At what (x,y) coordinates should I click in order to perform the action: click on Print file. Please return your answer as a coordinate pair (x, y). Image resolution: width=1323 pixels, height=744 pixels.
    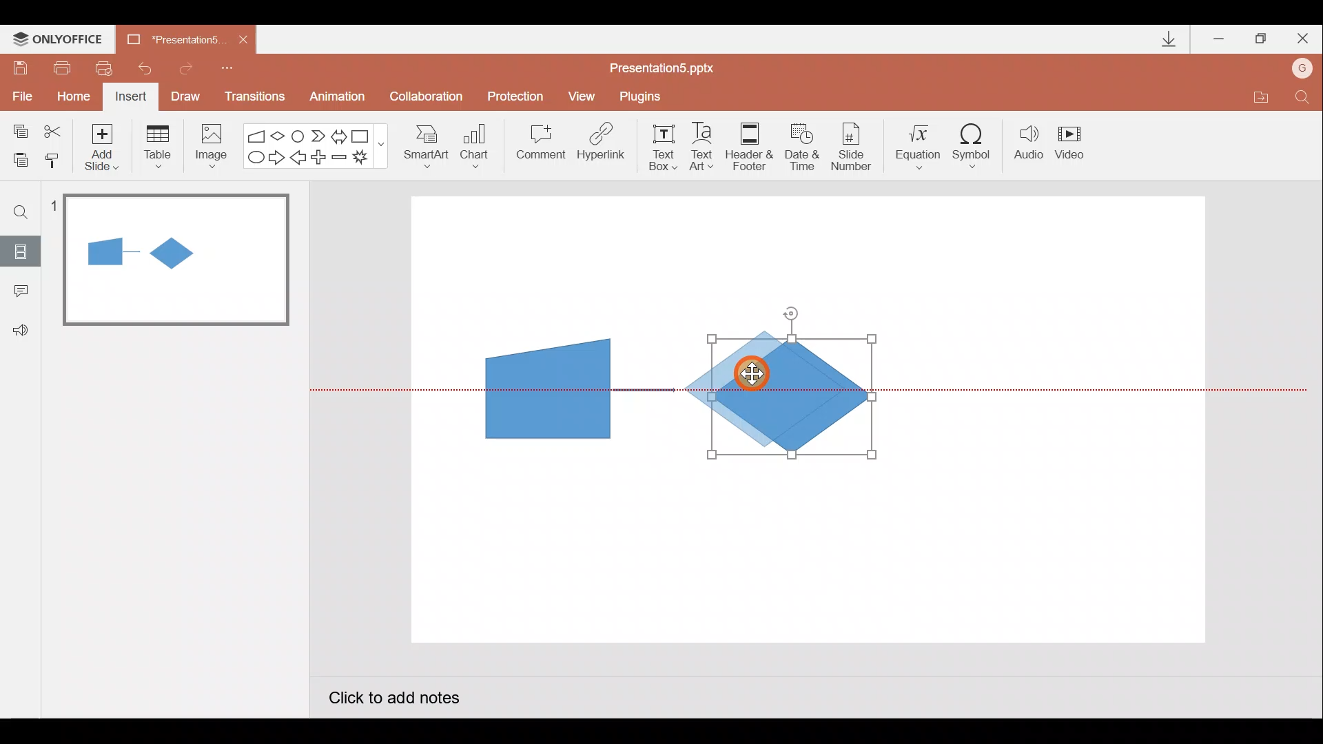
    Looking at the image, I should click on (59, 67).